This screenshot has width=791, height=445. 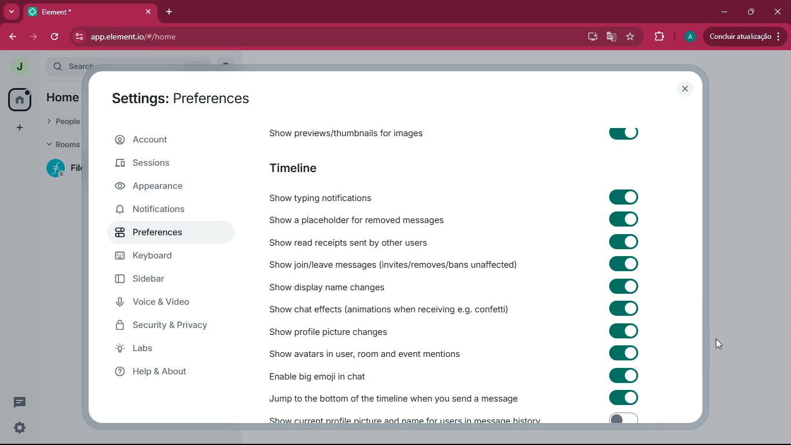 I want to click on show join / leave messages (invites/removes/ban unaffected), so click(x=394, y=265).